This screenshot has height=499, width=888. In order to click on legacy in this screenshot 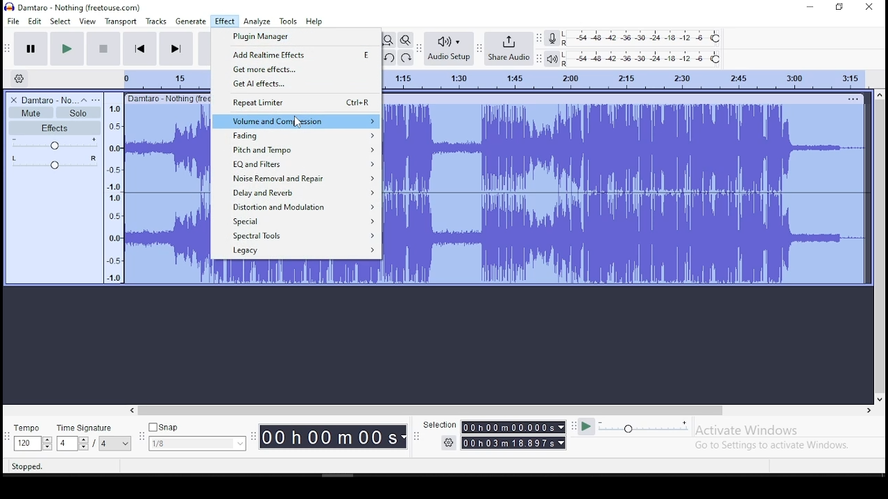, I will do `click(296, 252)`.